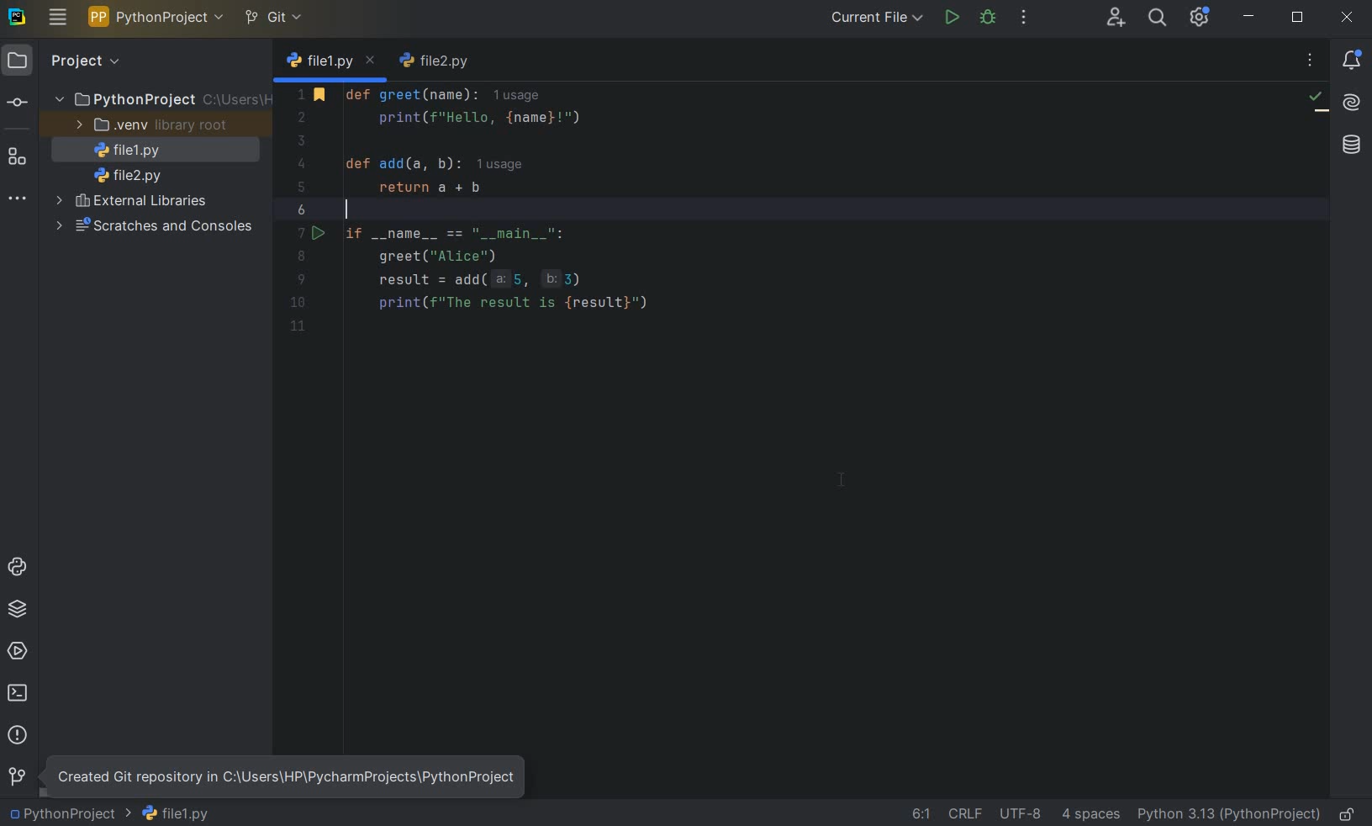 This screenshot has width=1372, height=826. Describe the element at coordinates (1158, 17) in the screenshot. I see `search everywhere` at that location.